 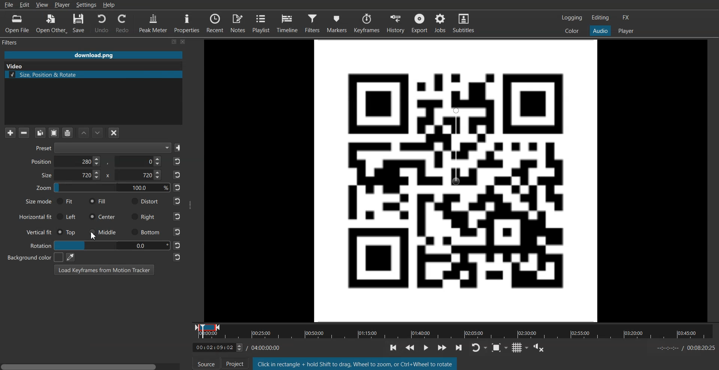 What do you see at coordinates (93, 74) in the screenshot?
I see `Size, Position & Rotate` at bounding box center [93, 74].